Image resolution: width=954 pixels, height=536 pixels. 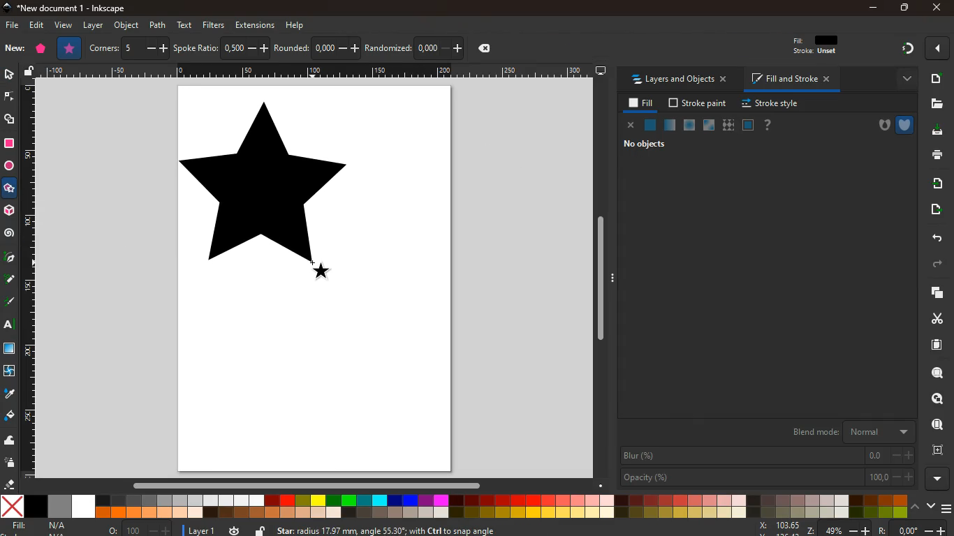 What do you see at coordinates (91, 26) in the screenshot?
I see `layer` at bounding box center [91, 26].